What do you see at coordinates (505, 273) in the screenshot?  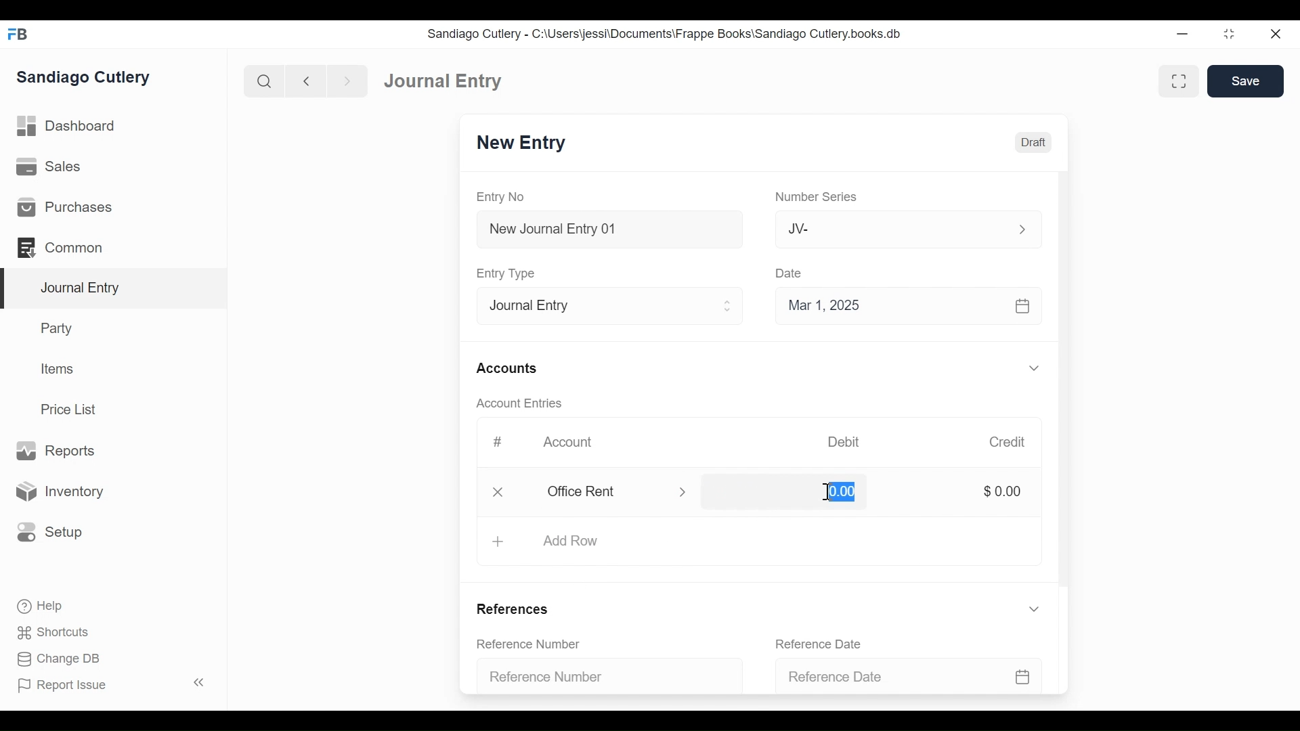 I see `Entry Type` at bounding box center [505, 273].